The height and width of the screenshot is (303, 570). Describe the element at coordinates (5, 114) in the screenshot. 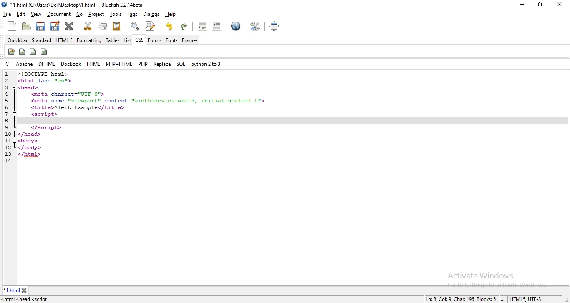

I see `7` at that location.